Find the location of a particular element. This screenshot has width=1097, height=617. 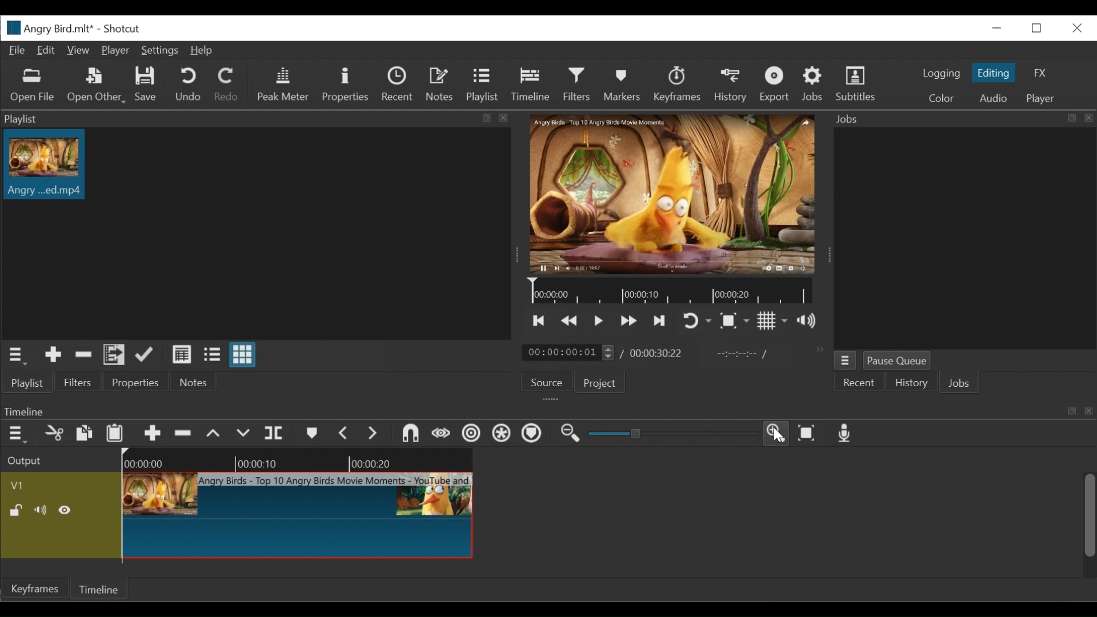

Next Marker is located at coordinates (375, 434).